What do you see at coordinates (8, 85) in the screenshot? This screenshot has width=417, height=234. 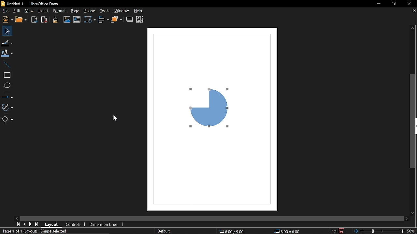 I see `Ellipse` at bounding box center [8, 85].